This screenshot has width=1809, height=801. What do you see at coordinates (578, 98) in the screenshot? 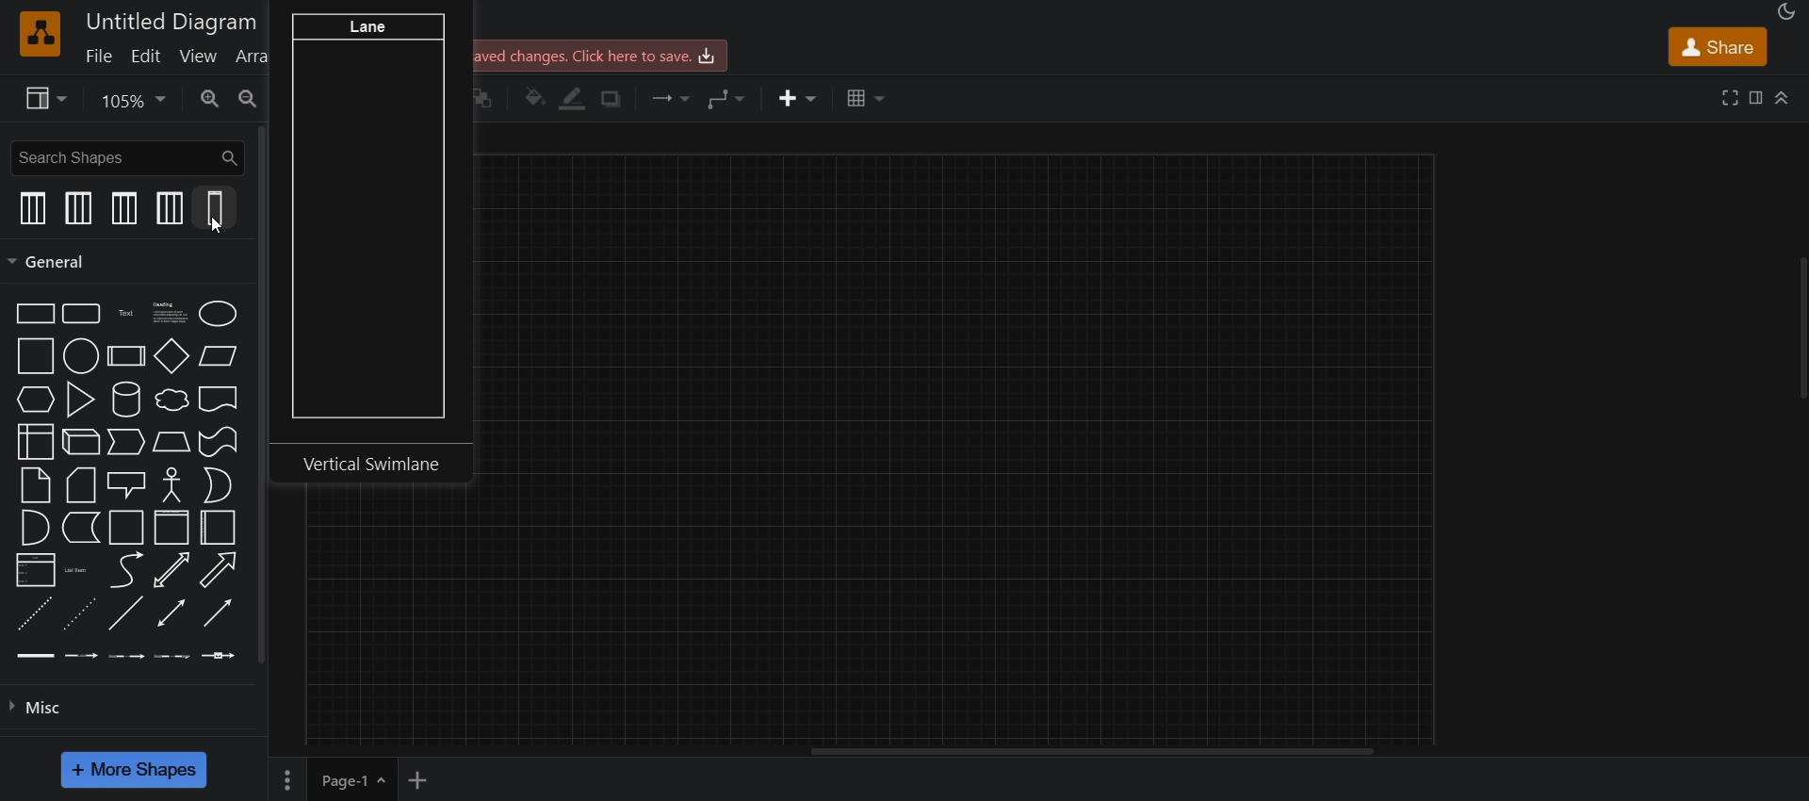
I see `line color` at bounding box center [578, 98].